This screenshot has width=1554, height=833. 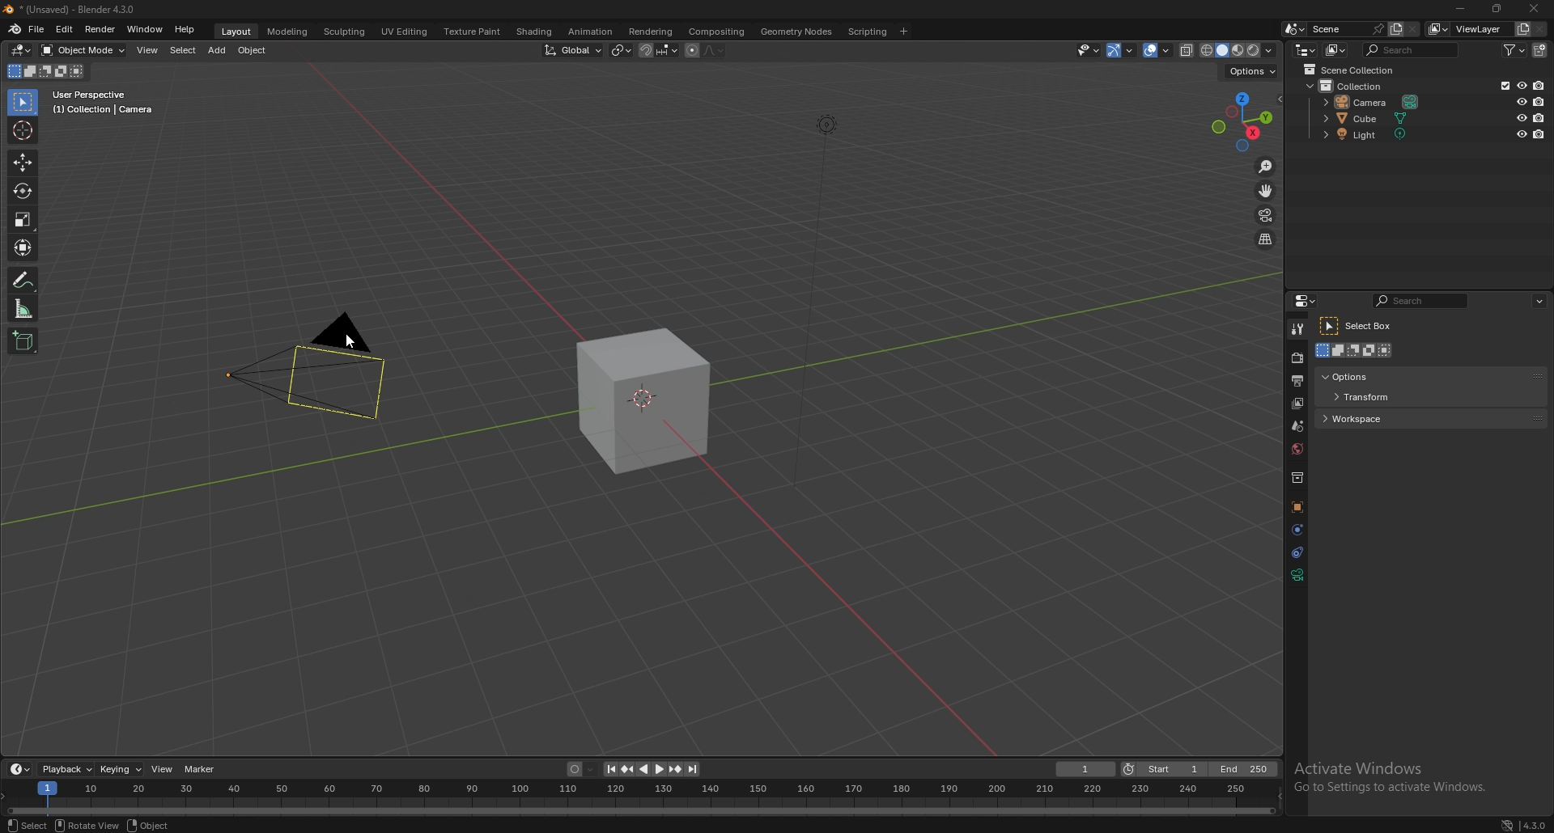 I want to click on collection, so click(x=1352, y=85).